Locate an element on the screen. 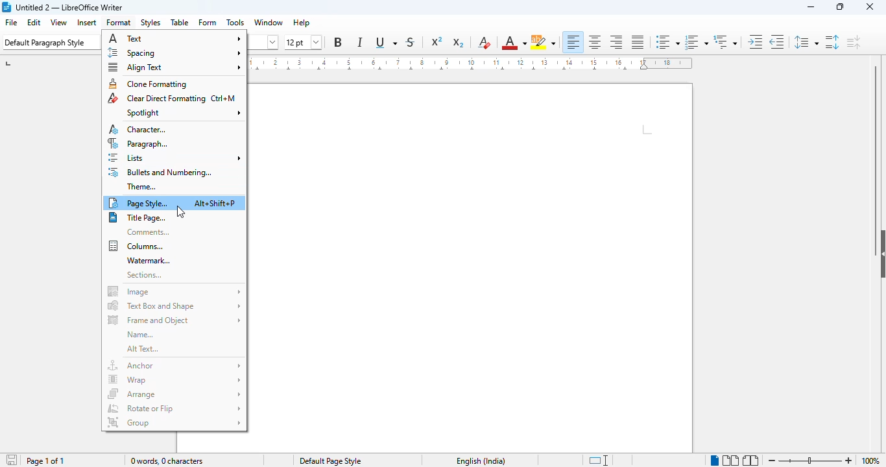 The height and width of the screenshot is (467, 886). alt text is located at coordinates (142, 349).